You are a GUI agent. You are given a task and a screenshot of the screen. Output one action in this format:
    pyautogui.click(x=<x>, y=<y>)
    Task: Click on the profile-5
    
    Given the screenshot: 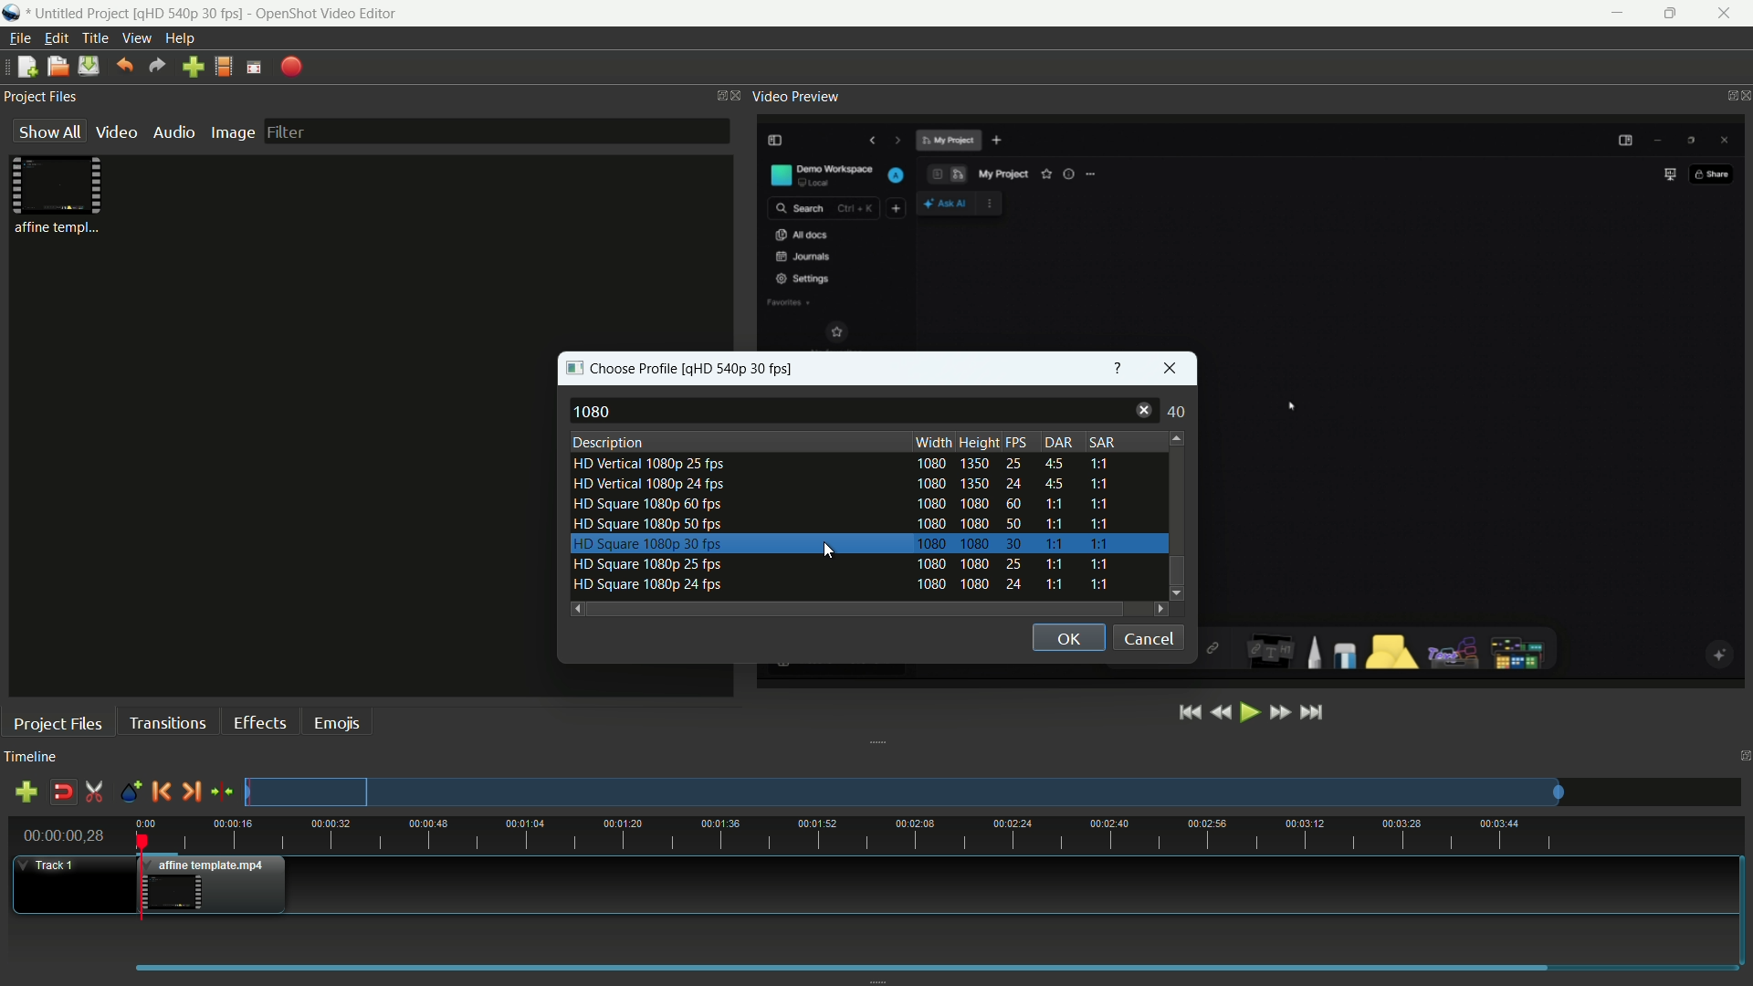 What is the action you would take?
    pyautogui.click(x=840, y=544)
    